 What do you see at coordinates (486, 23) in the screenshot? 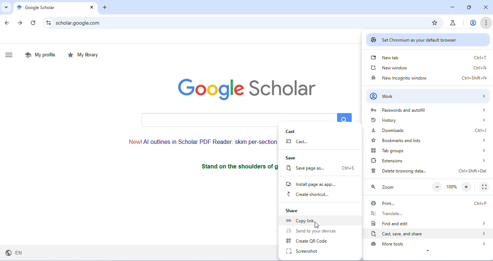
I see `customize and control chromium` at bounding box center [486, 23].